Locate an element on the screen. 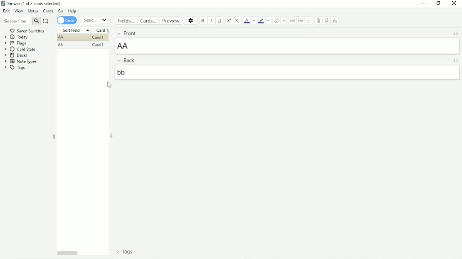 The image size is (462, 259). Fields is located at coordinates (126, 20).